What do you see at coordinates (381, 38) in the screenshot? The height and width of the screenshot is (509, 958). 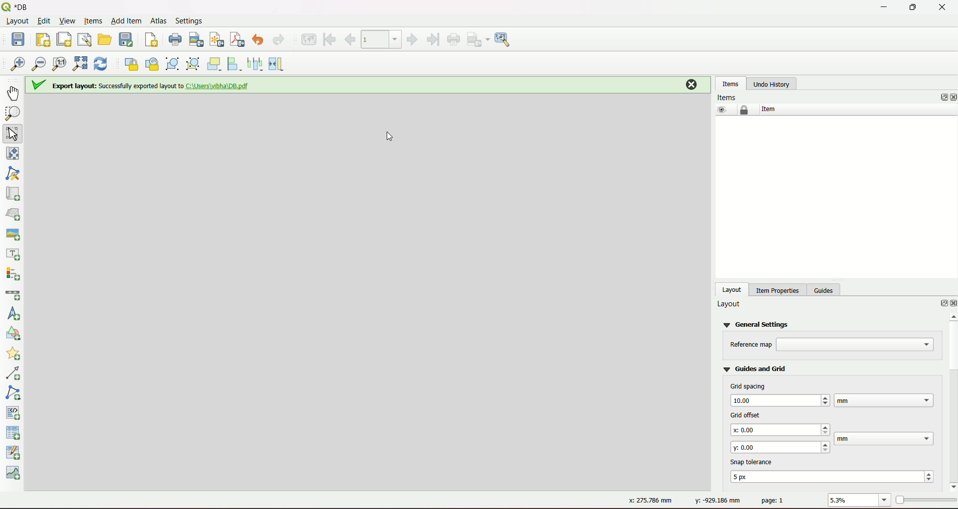 I see `atlas toolbar` at bounding box center [381, 38].